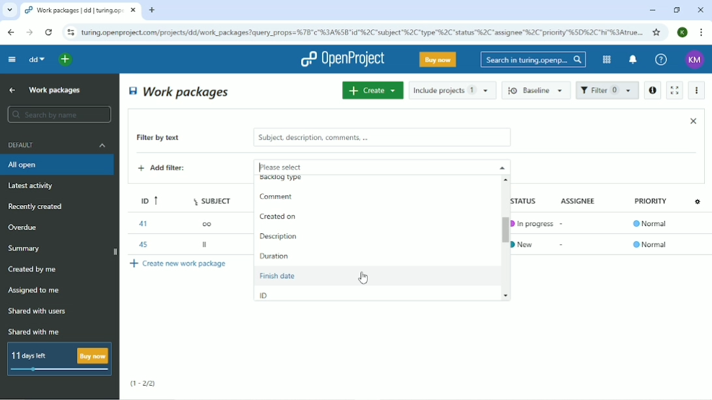 The height and width of the screenshot is (400, 712). What do you see at coordinates (70, 33) in the screenshot?
I see `View site information` at bounding box center [70, 33].